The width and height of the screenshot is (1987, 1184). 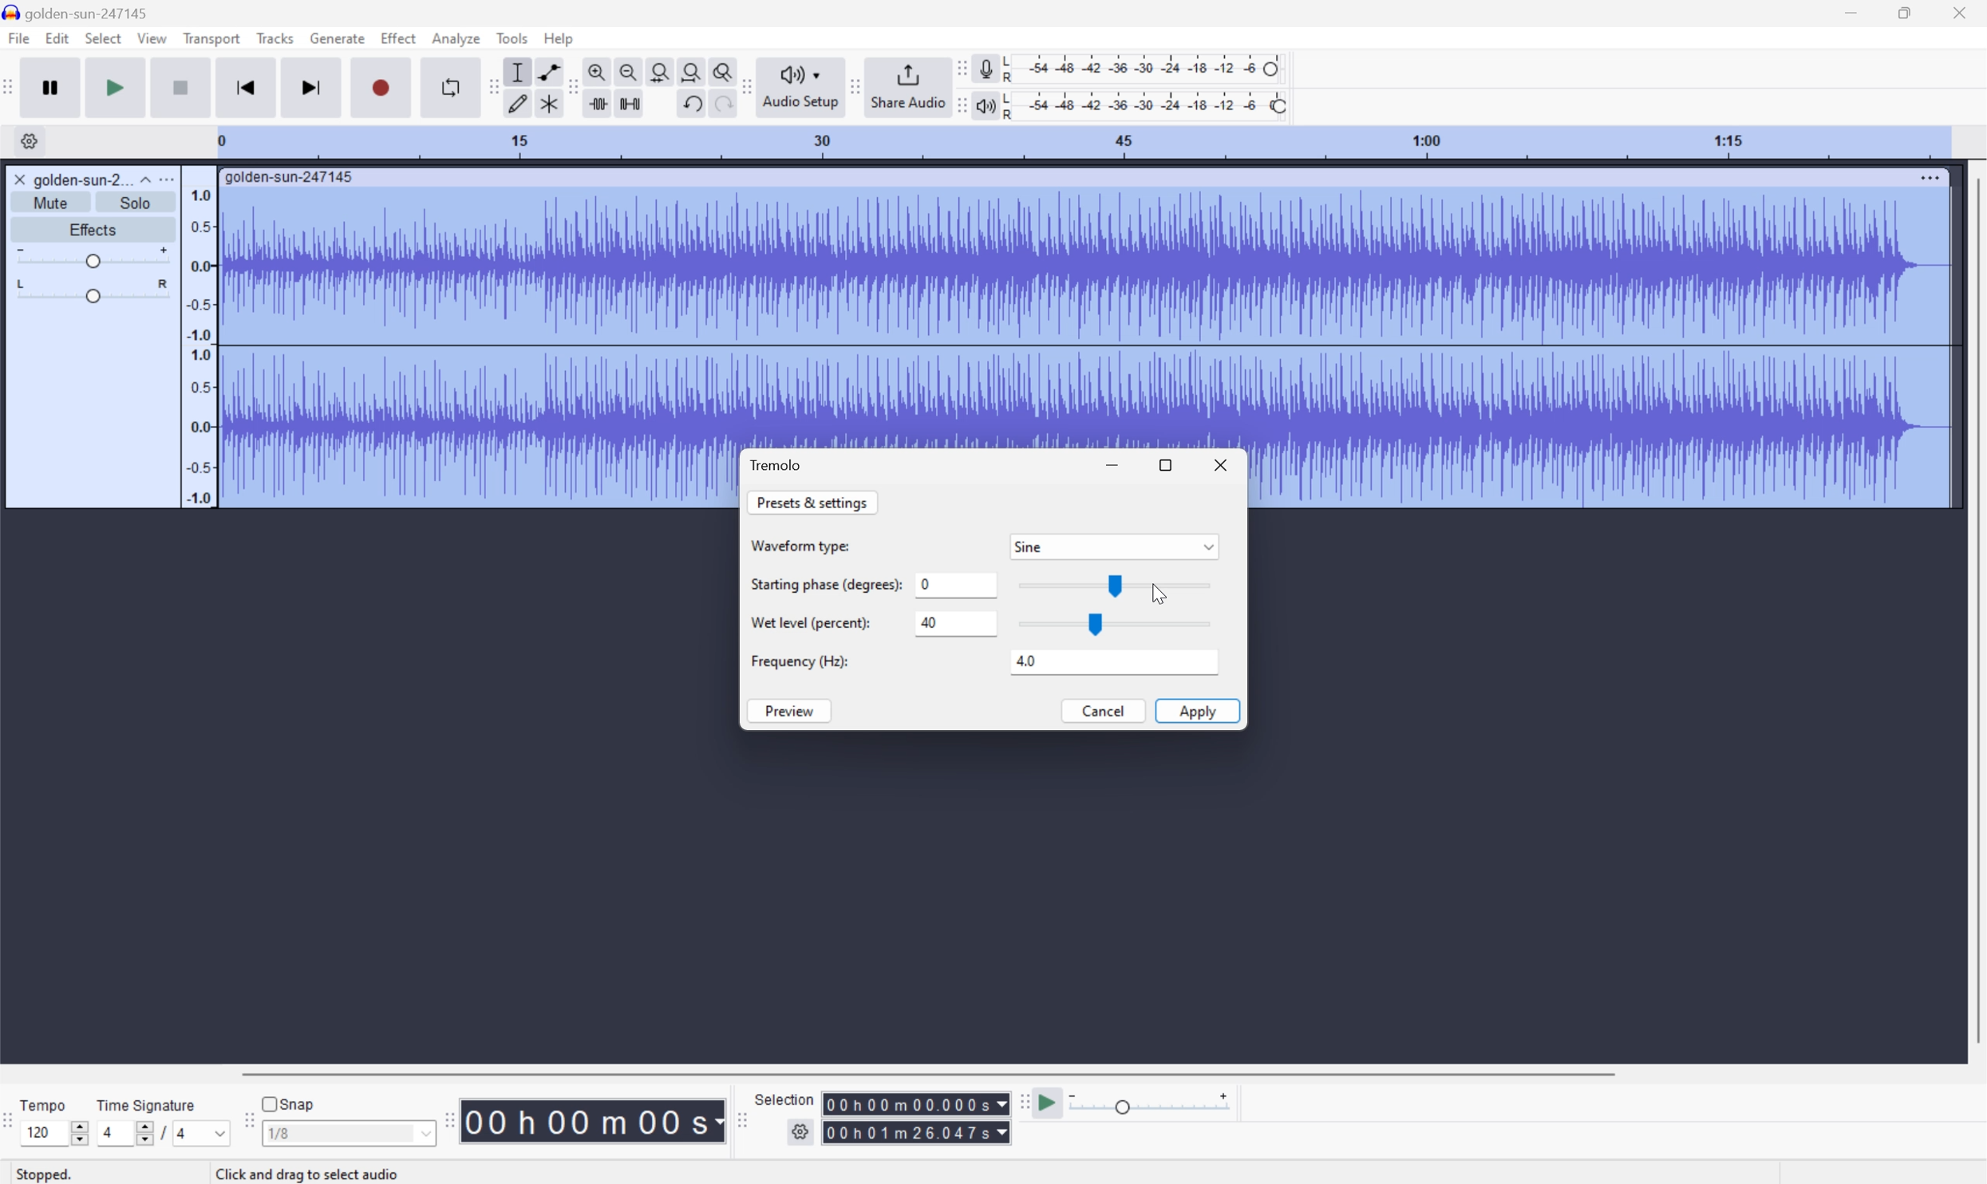 What do you see at coordinates (855, 88) in the screenshot?
I see `Audacity share audio toolbar` at bounding box center [855, 88].